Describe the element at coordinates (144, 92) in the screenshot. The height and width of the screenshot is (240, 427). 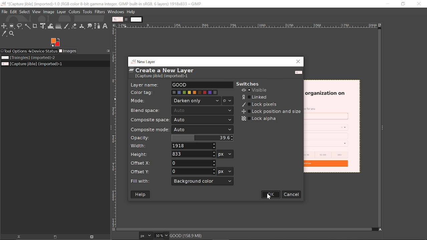
I see `Color tag:` at that location.